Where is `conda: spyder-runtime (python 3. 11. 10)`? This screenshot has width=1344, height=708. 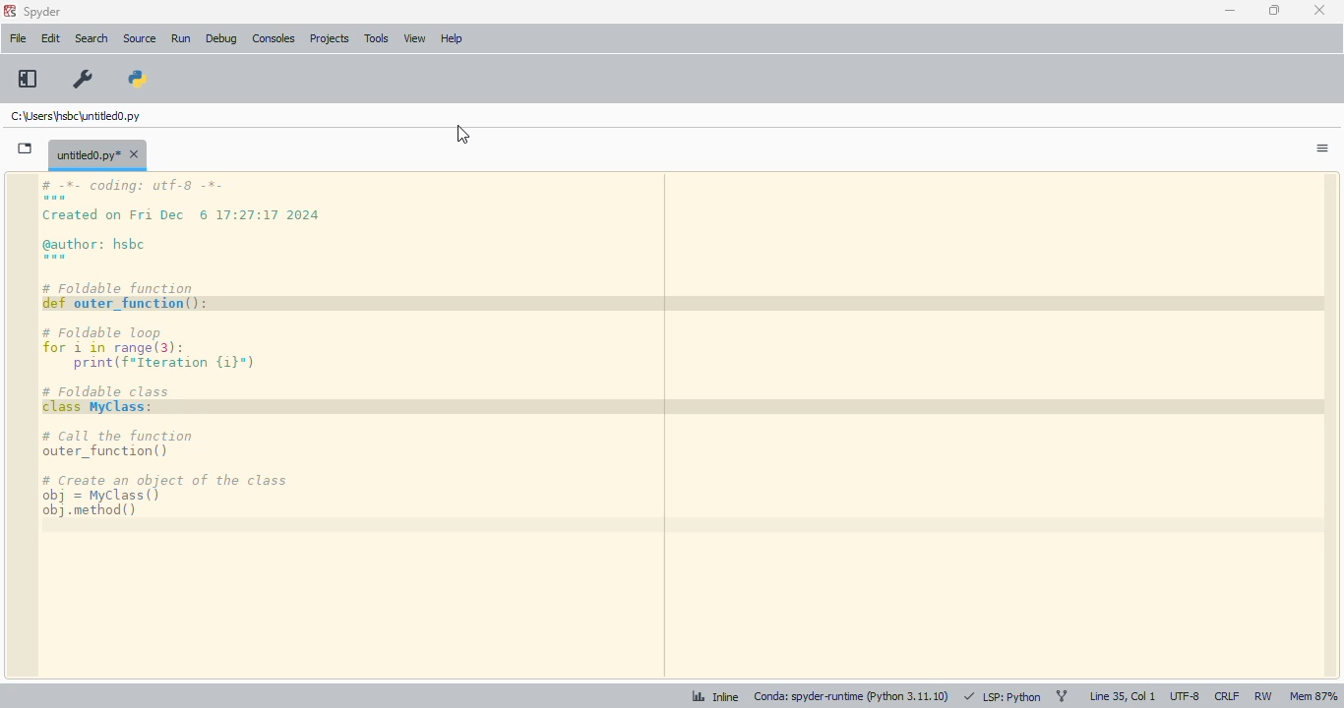
conda: spyder-runtime (python 3. 11. 10) is located at coordinates (851, 695).